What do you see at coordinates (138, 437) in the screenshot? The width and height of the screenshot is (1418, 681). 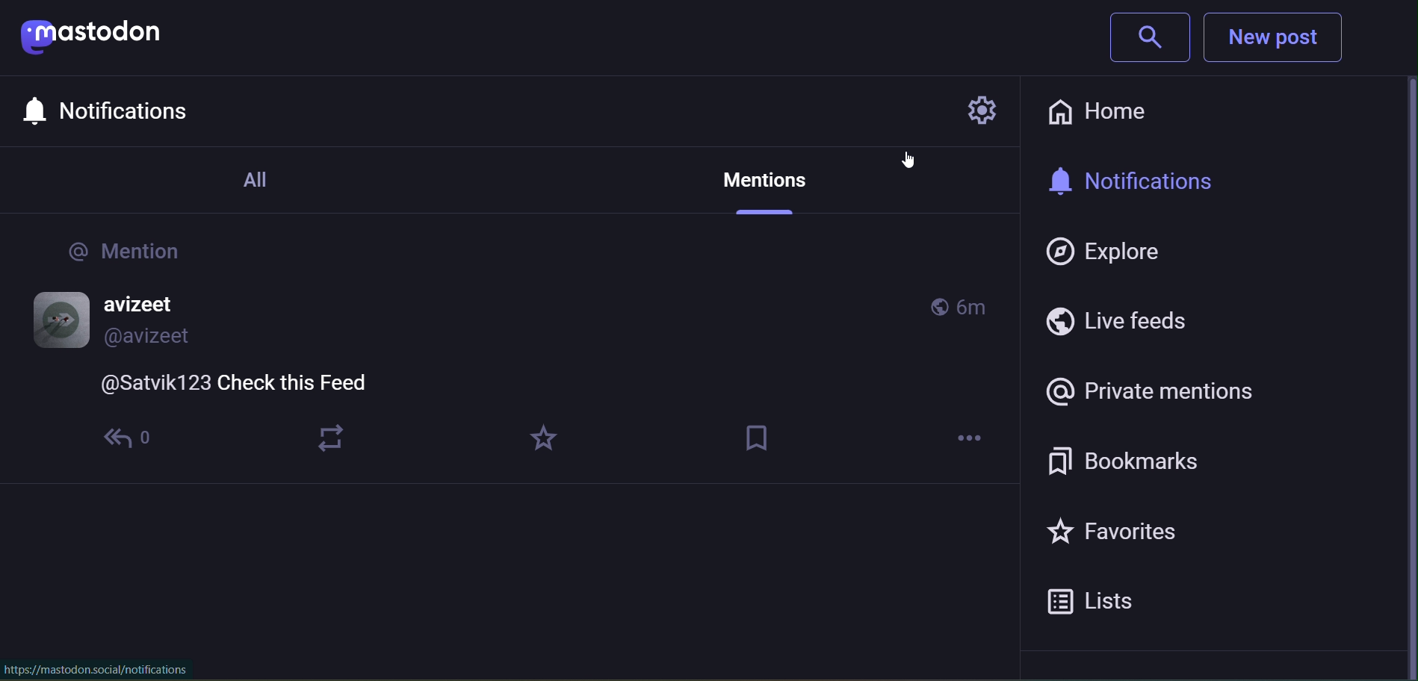 I see `replies` at bounding box center [138, 437].